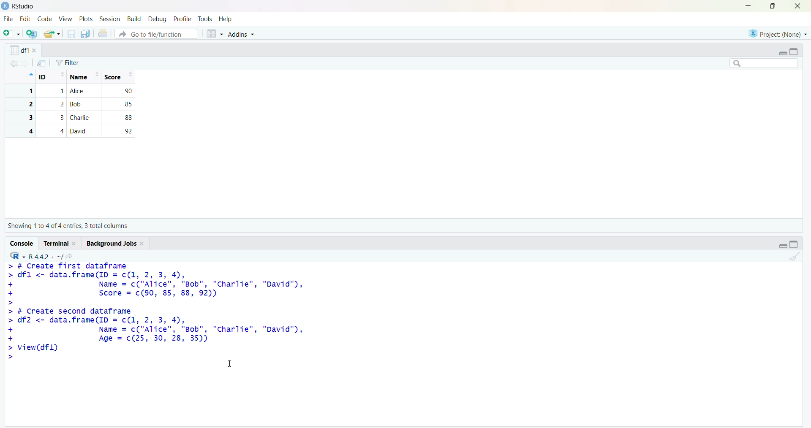 This screenshot has width=811, height=428. Describe the element at coordinates (19, 50) in the screenshot. I see `df1` at that location.